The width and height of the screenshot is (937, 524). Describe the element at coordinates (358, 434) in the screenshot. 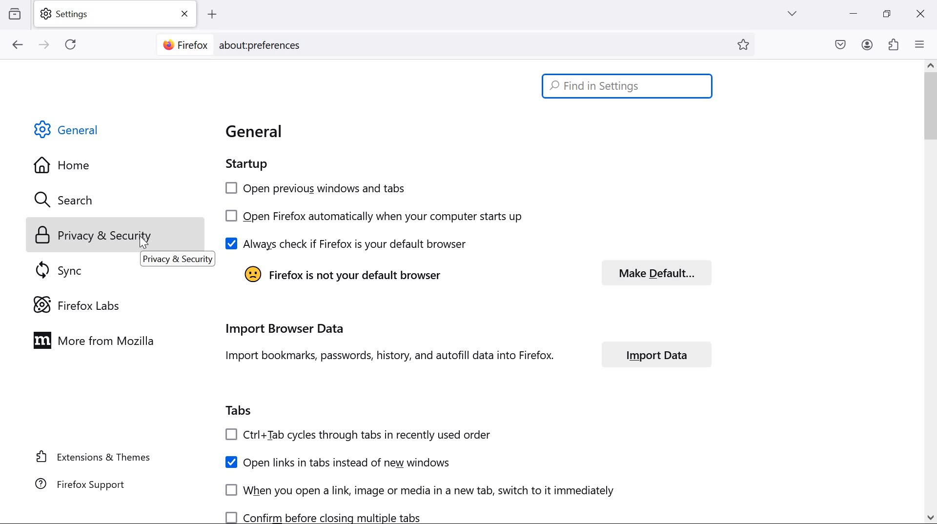

I see `Ctrl+Tab cycles through tabs in recently used order` at that location.